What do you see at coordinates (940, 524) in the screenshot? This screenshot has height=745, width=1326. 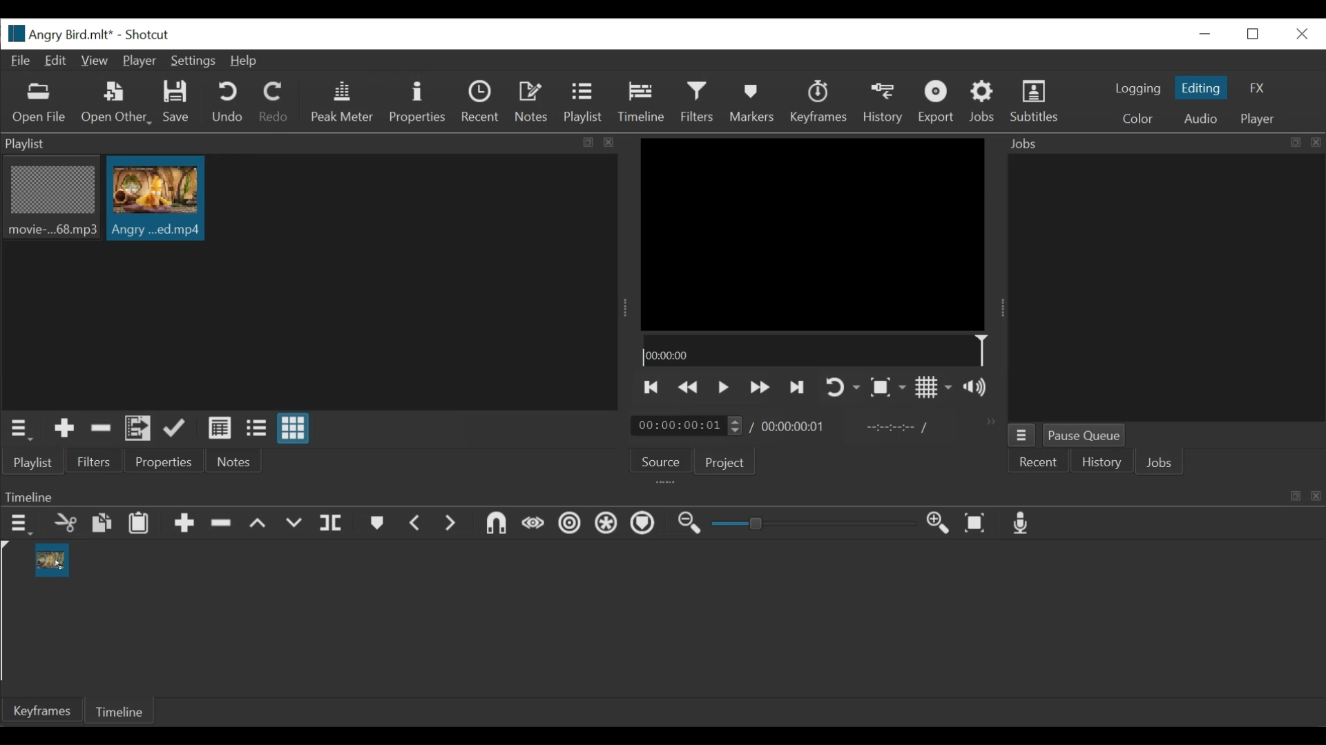 I see `Zoom timeline in` at bounding box center [940, 524].